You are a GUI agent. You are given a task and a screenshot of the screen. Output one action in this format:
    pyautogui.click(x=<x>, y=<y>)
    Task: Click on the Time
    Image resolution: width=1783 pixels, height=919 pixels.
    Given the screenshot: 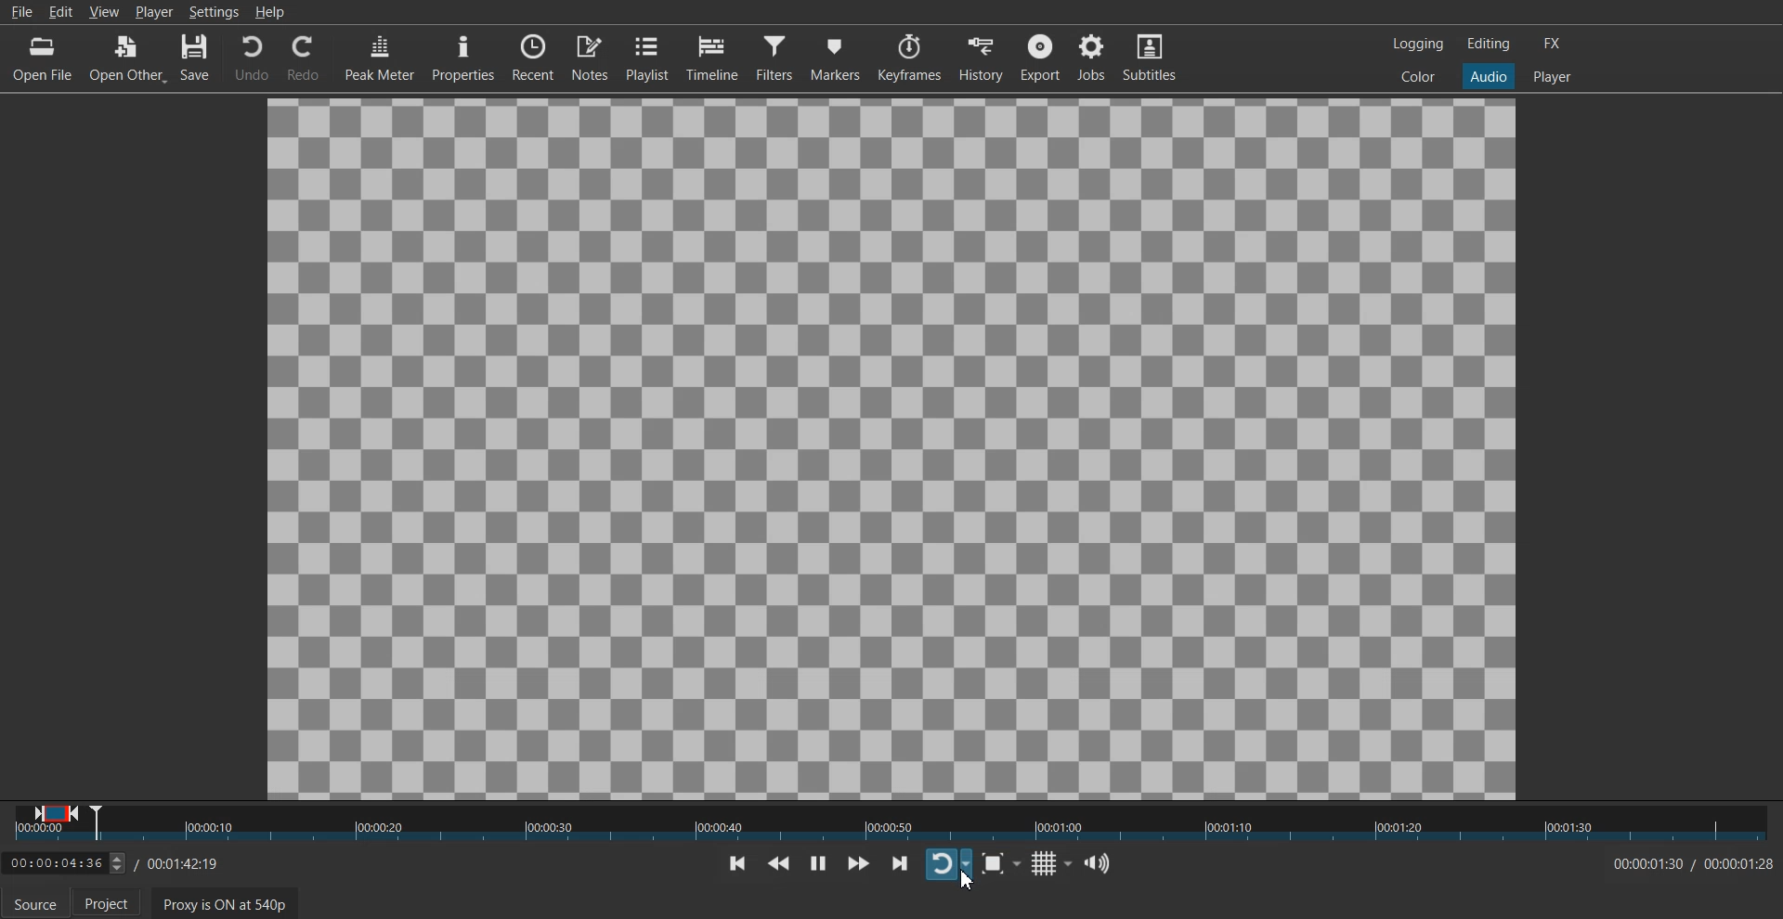 What is the action you would take?
    pyautogui.click(x=1686, y=864)
    